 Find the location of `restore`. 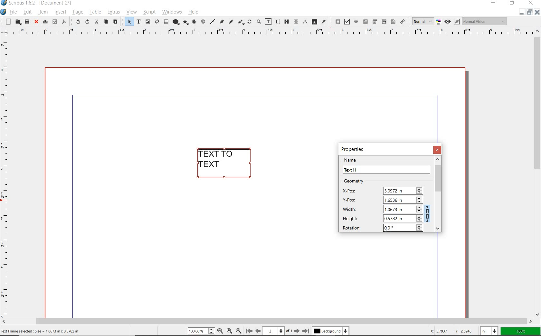

restore is located at coordinates (530, 13).